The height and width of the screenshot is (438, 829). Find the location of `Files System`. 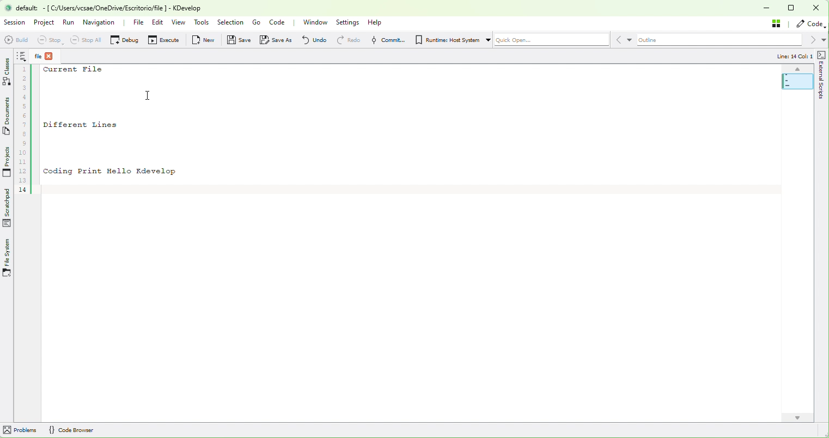

Files System is located at coordinates (8, 259).